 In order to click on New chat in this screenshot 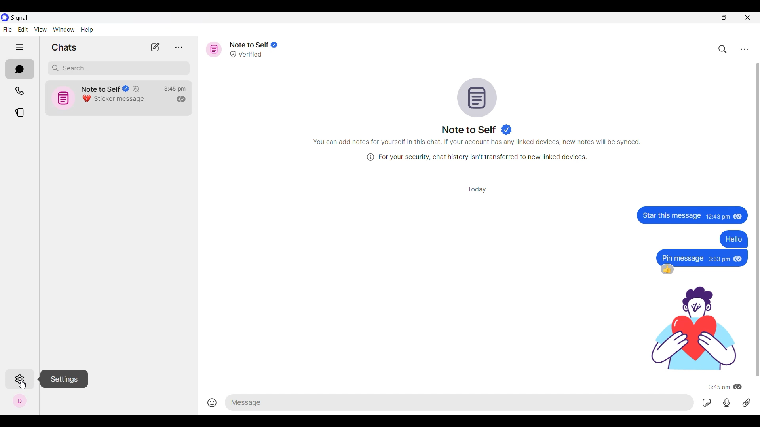, I will do `click(155, 47)`.